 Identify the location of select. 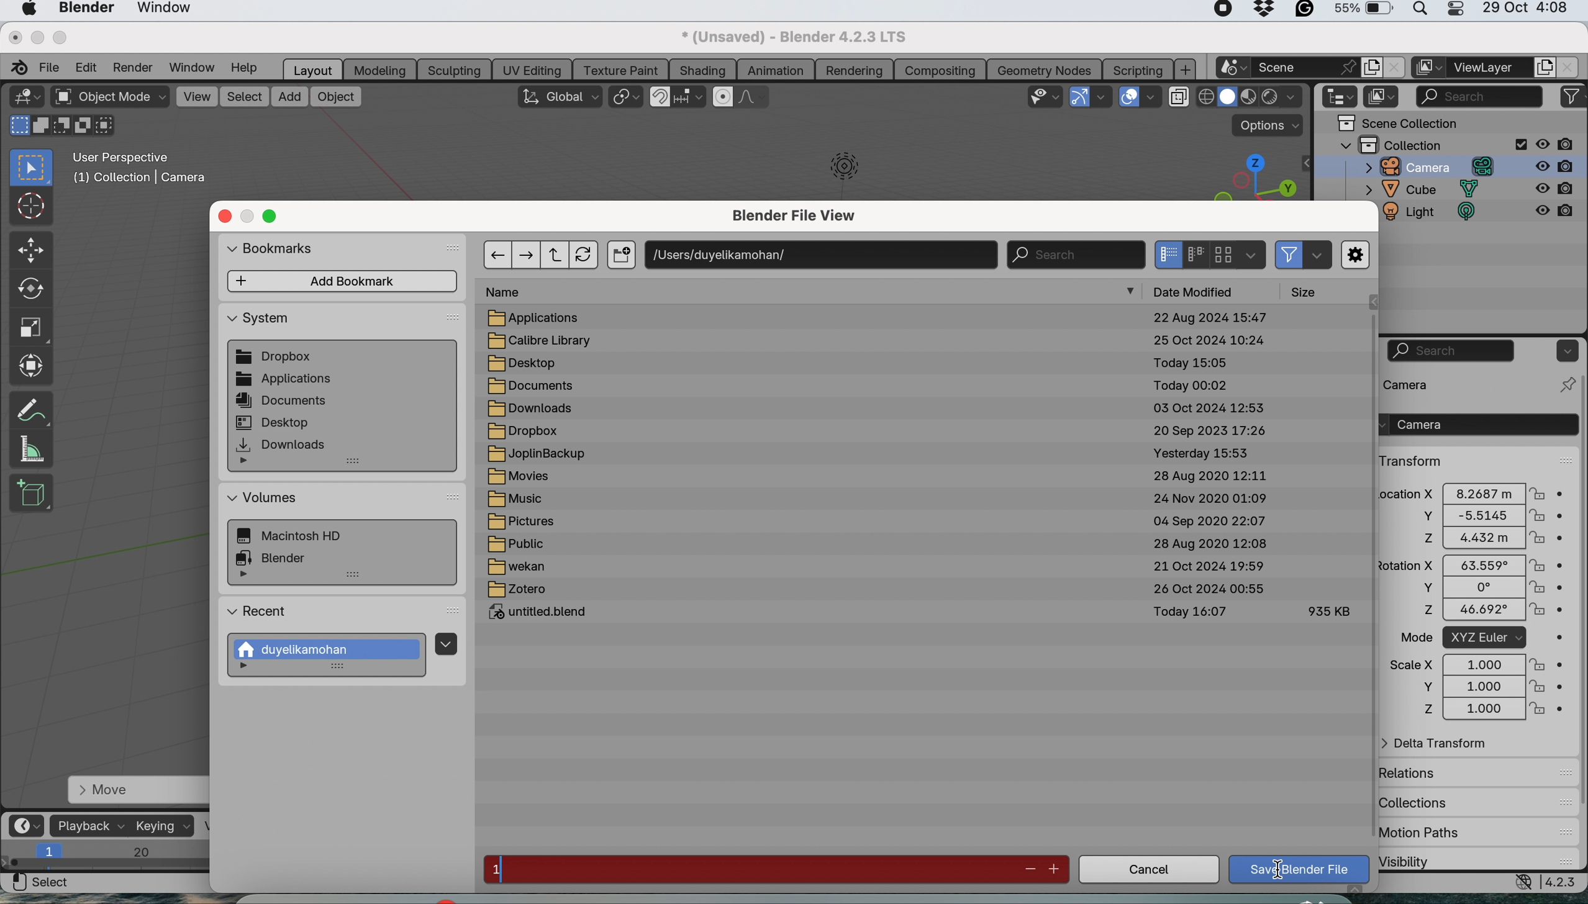
(245, 97).